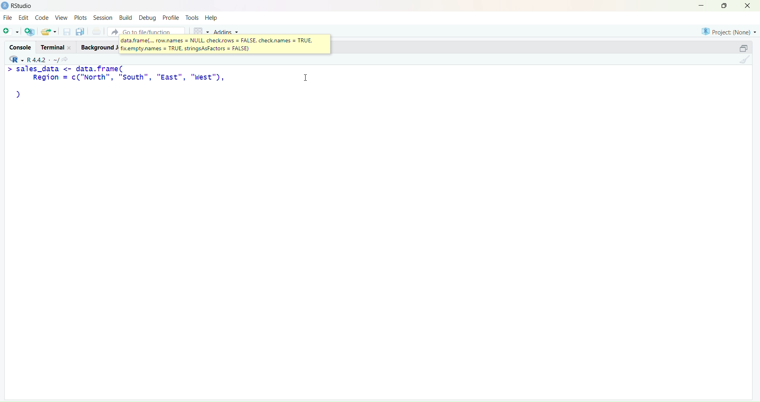 The image size is (760, 402). I want to click on close, so click(750, 6).